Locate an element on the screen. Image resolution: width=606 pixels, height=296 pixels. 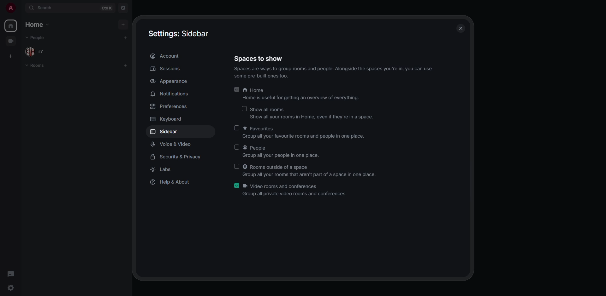
sidebar is located at coordinates (166, 132).